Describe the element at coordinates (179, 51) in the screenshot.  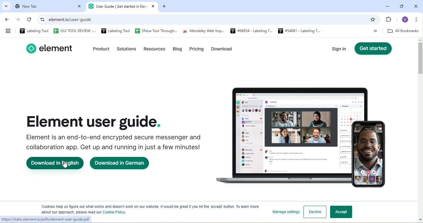
I see `blog` at that location.